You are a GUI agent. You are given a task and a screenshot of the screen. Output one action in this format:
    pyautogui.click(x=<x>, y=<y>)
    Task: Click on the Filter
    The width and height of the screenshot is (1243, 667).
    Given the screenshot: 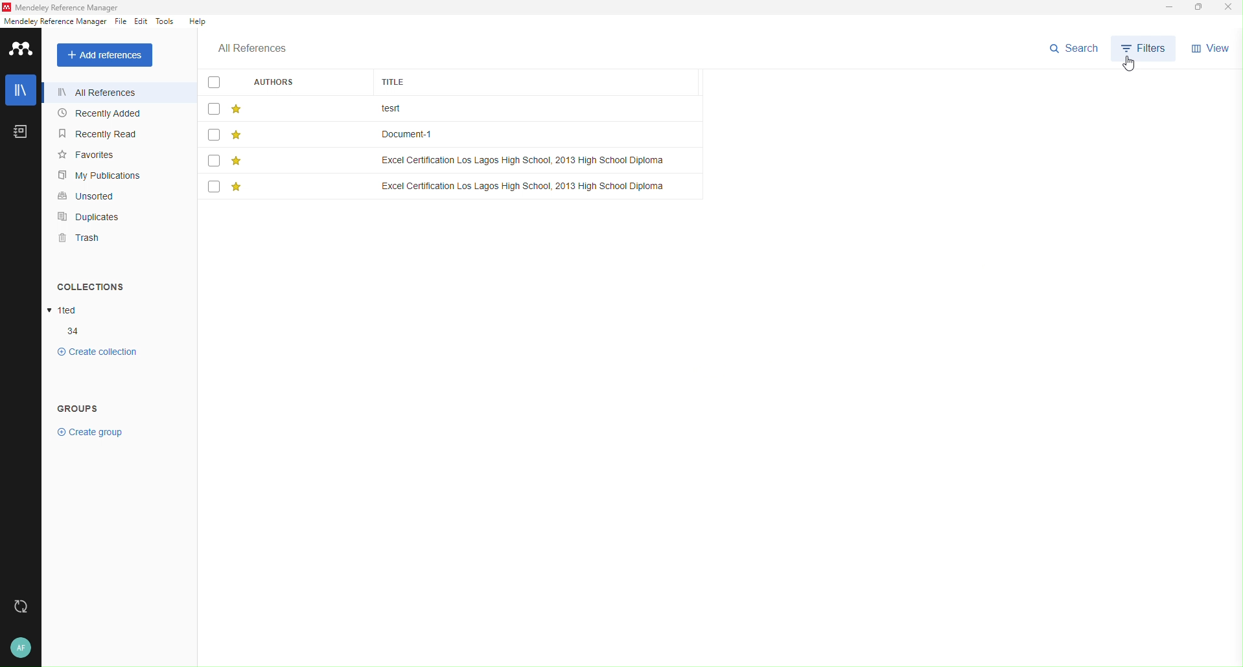 What is the action you would take?
    pyautogui.click(x=1144, y=47)
    